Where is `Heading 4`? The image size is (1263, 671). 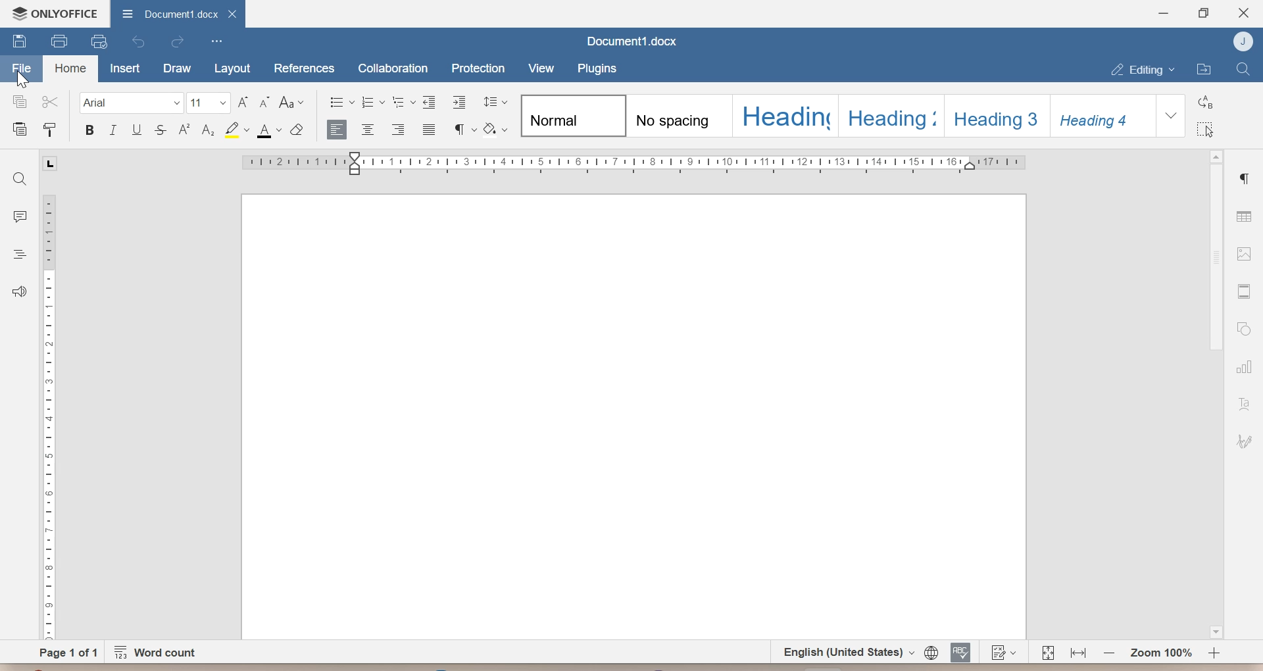
Heading 4 is located at coordinates (1102, 115).